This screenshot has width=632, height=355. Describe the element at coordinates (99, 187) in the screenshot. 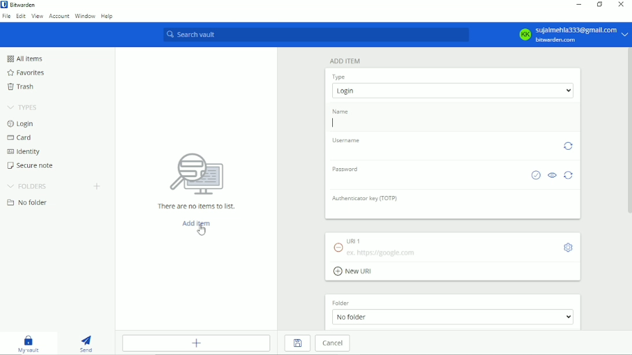

I see `Create folder` at that location.